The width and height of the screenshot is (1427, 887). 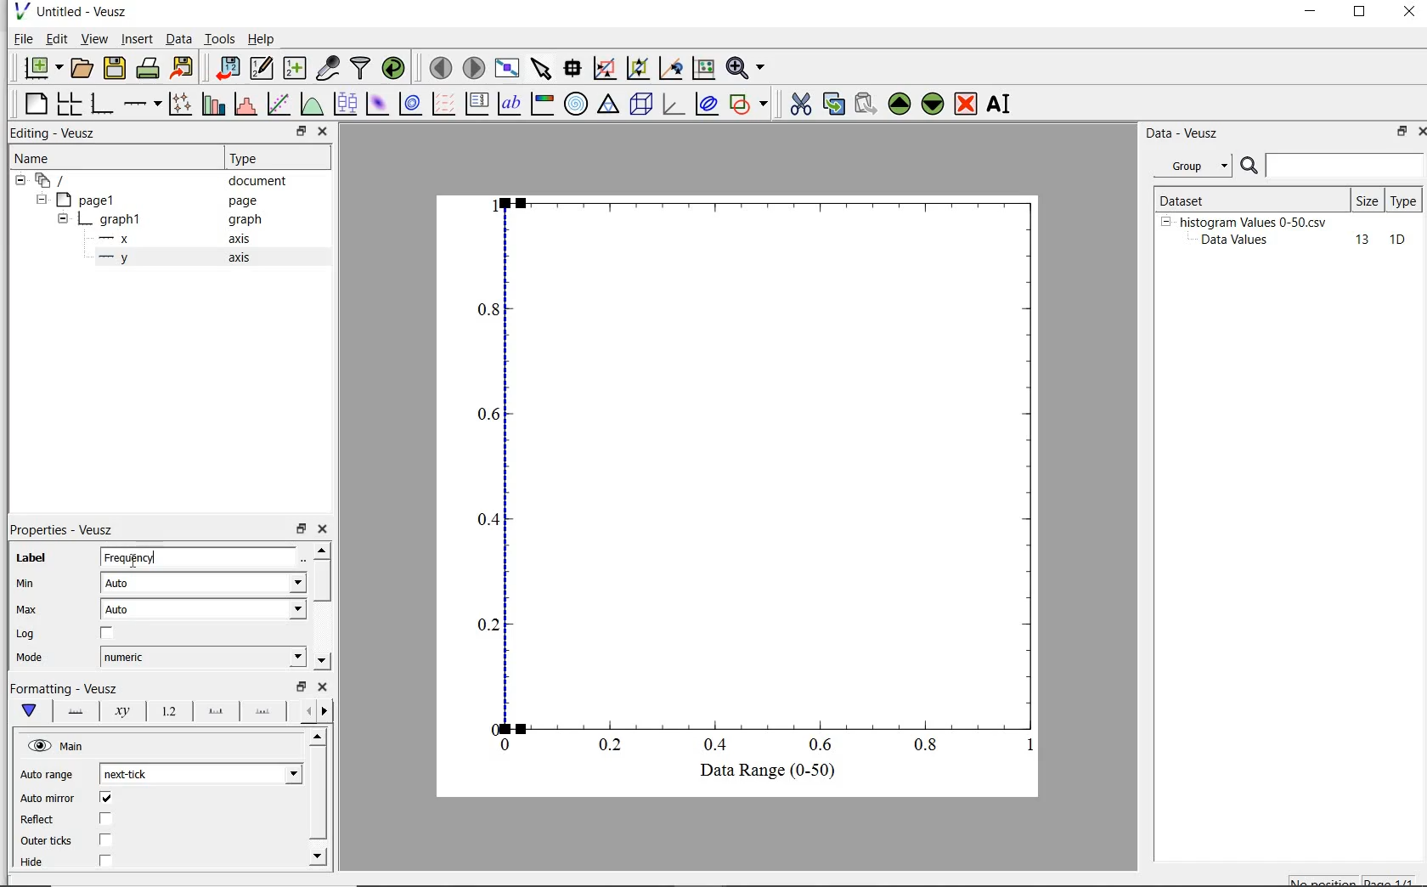 What do you see at coordinates (40, 200) in the screenshot?
I see `hide` at bounding box center [40, 200].